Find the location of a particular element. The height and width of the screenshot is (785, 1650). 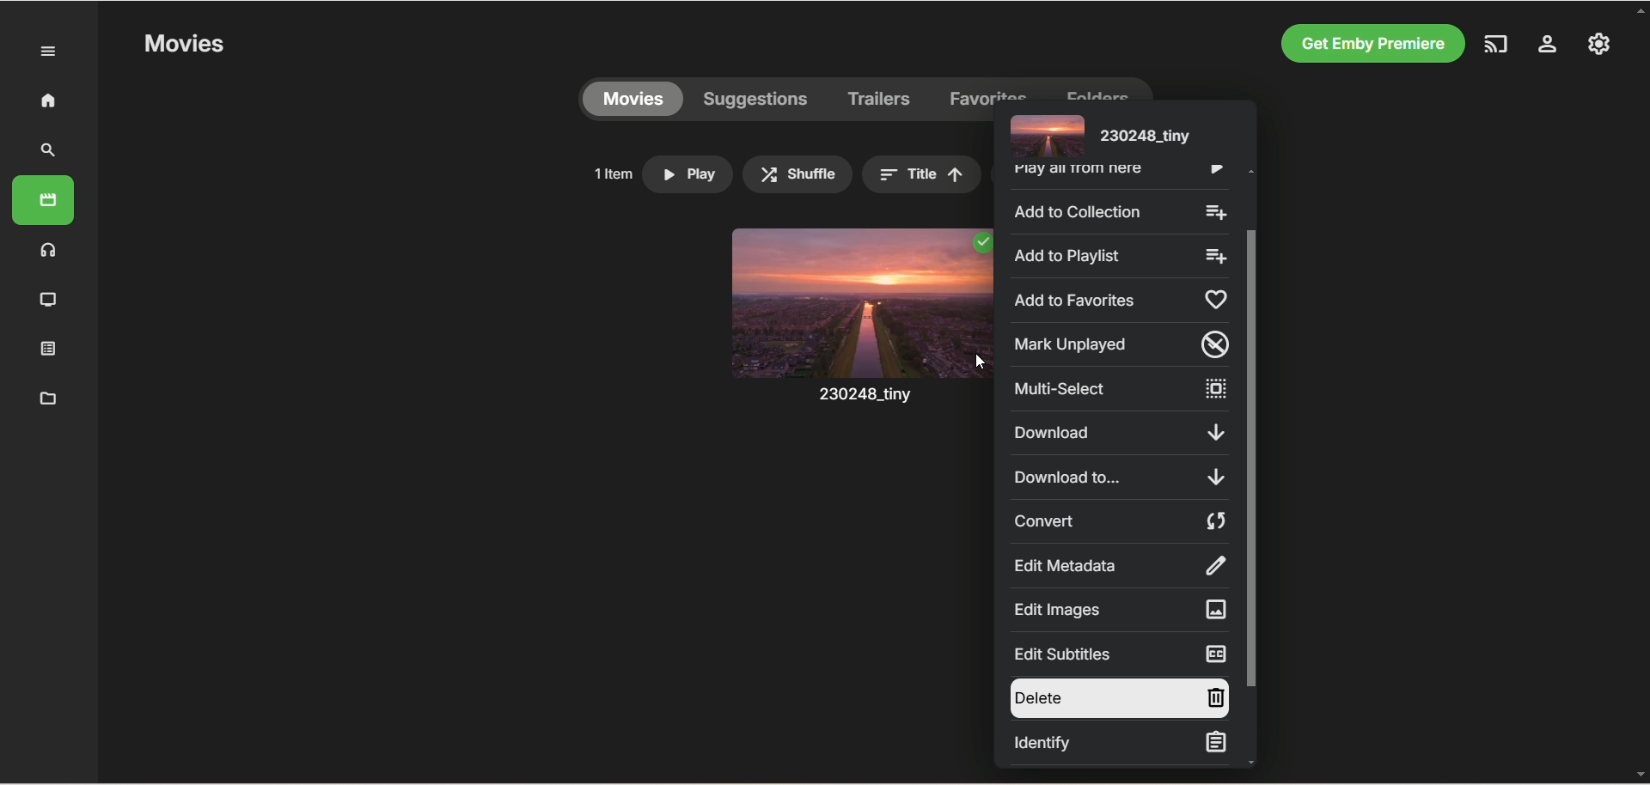

movie title is located at coordinates (1097, 135).